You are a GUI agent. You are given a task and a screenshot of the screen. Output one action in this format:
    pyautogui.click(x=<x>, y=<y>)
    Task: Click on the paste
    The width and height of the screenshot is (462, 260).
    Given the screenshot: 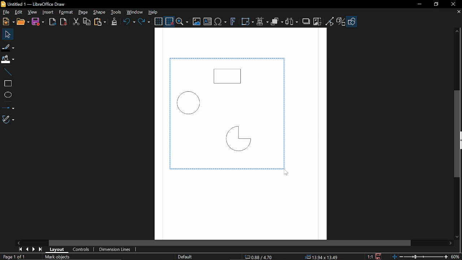 What is the action you would take?
    pyautogui.click(x=100, y=22)
    